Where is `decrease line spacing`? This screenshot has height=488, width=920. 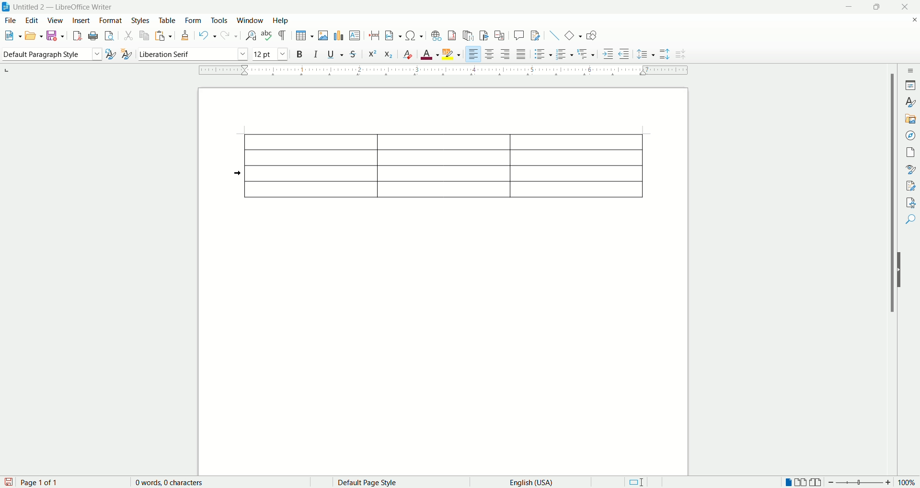
decrease line spacing is located at coordinates (682, 56).